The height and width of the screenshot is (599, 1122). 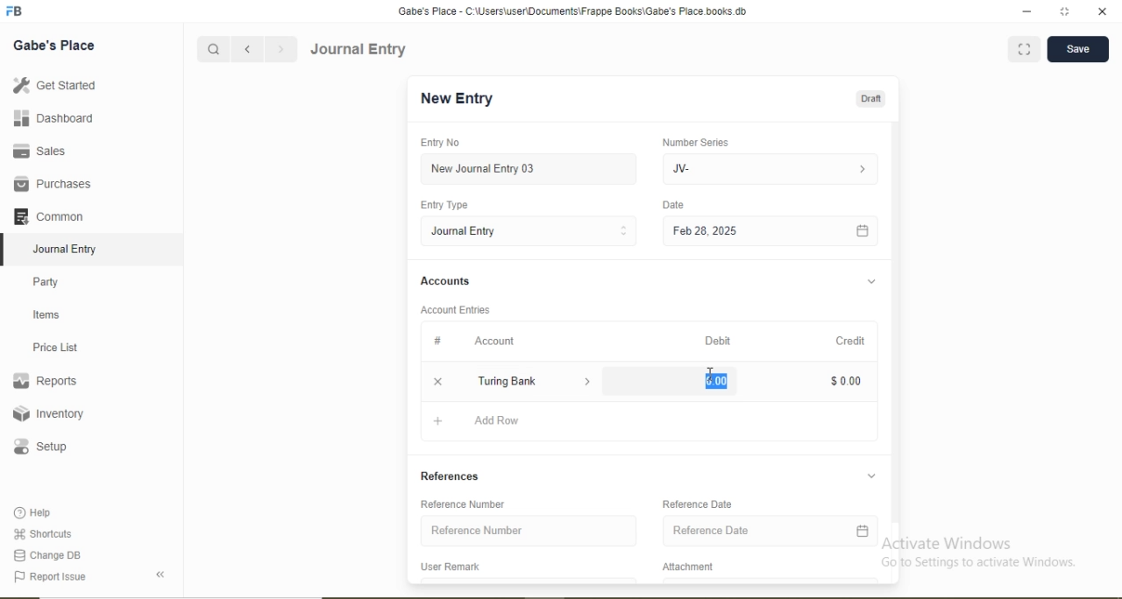 I want to click on Change DB, so click(x=46, y=556).